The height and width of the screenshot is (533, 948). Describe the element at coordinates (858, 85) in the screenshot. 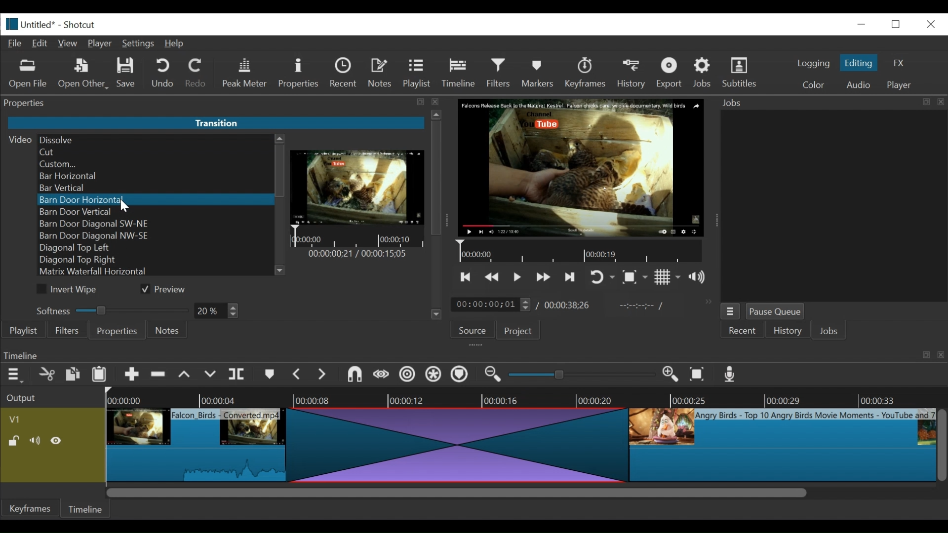

I see `Audio` at that location.